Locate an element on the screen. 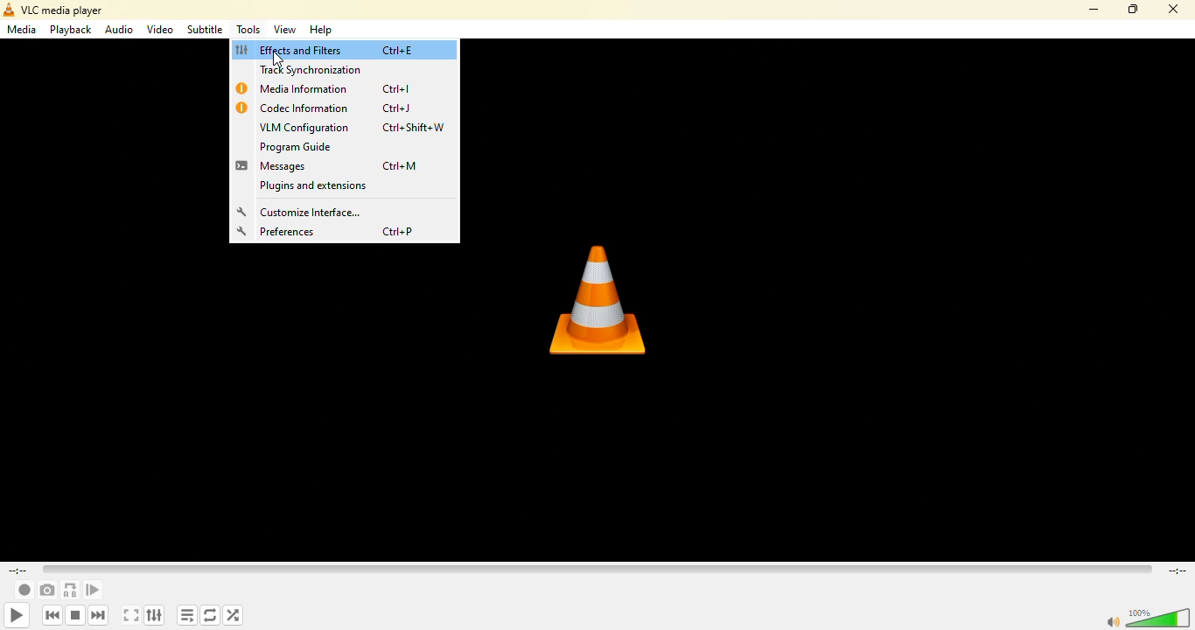  ctrl+j is located at coordinates (400, 108).